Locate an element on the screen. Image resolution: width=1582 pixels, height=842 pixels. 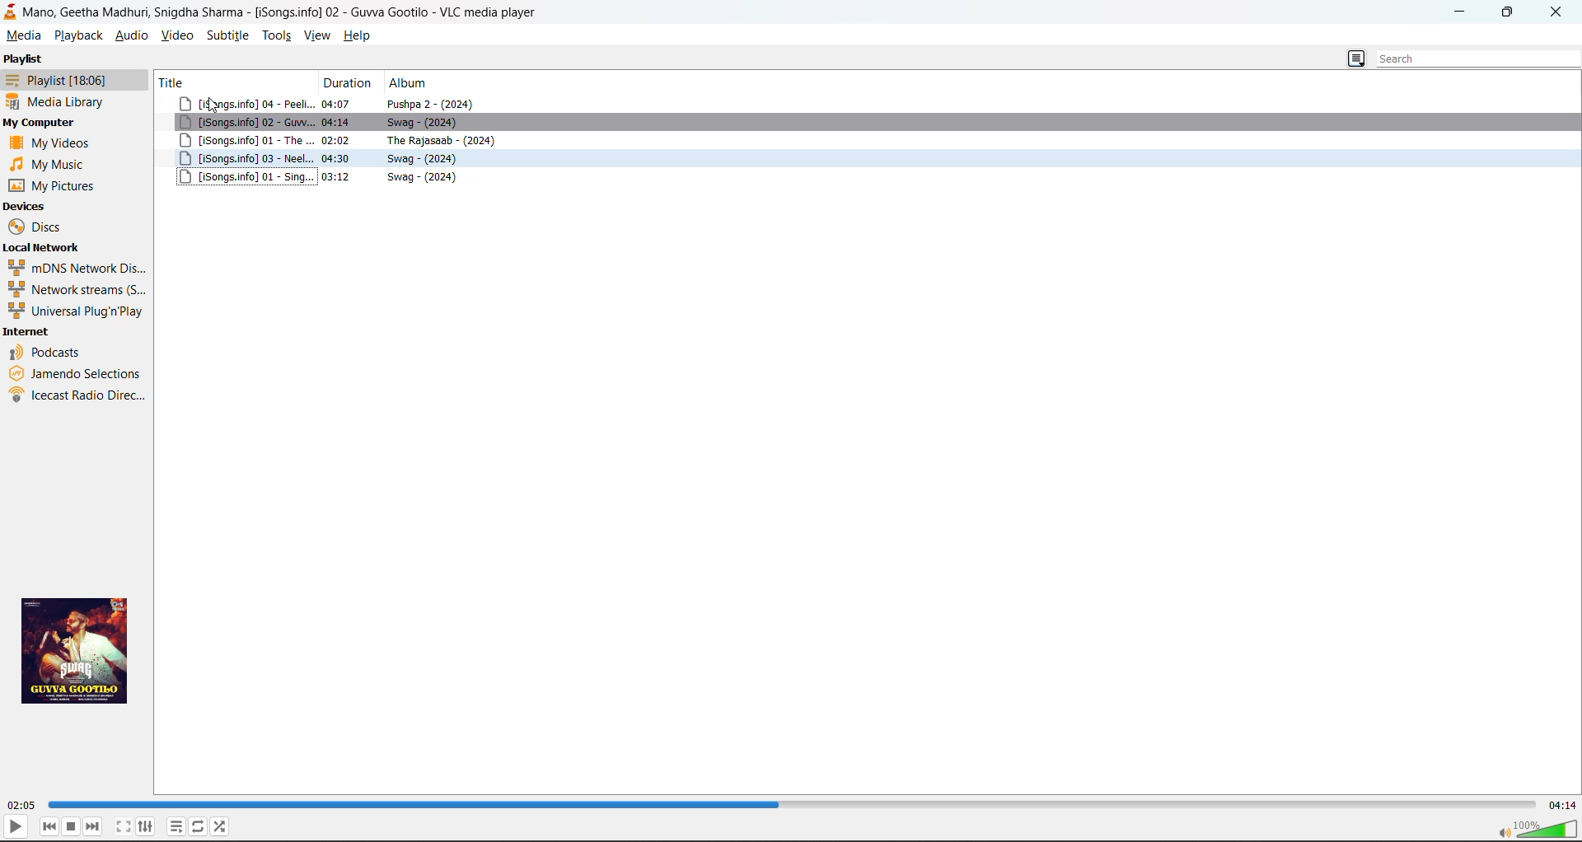
minimize is located at coordinates (1463, 12).